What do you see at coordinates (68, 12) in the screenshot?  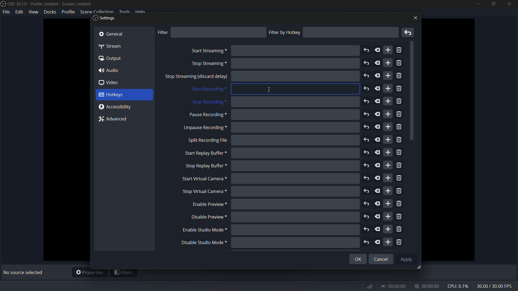 I see `profile menu` at bounding box center [68, 12].